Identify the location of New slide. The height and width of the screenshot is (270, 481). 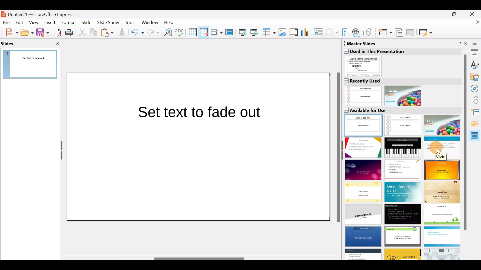
(385, 34).